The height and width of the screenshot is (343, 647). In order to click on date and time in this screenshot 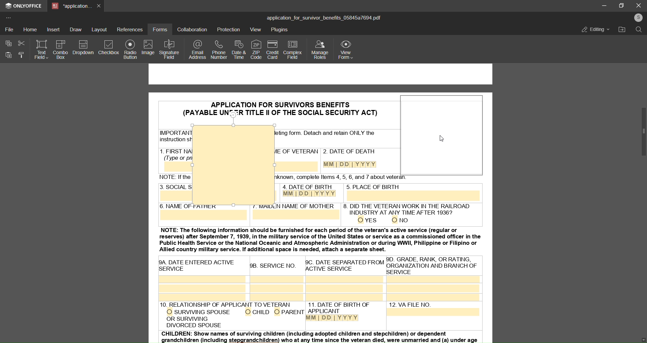, I will do `click(238, 49)`.